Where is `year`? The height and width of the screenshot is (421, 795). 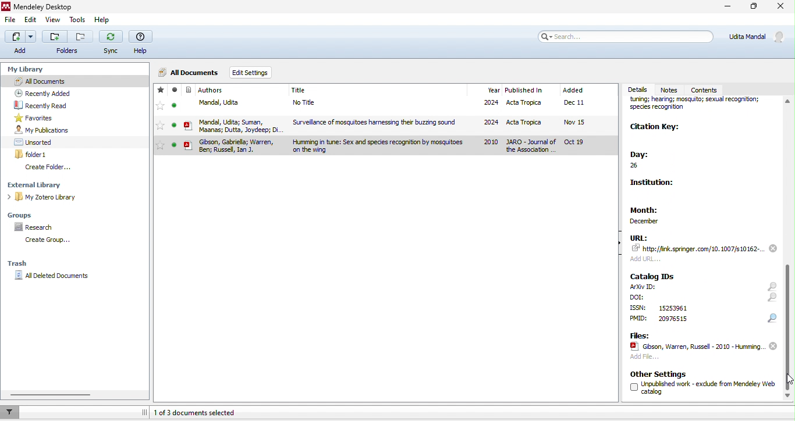
year is located at coordinates (493, 90).